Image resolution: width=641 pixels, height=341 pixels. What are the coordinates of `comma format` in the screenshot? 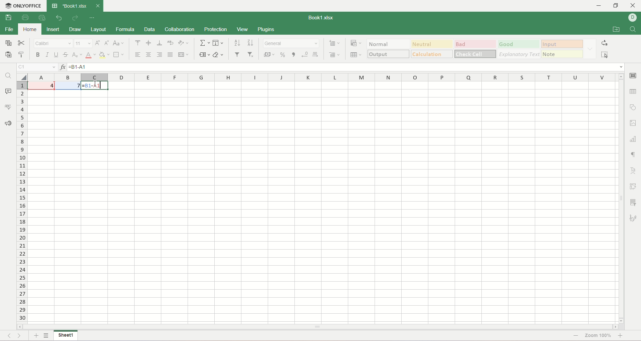 It's located at (293, 55).